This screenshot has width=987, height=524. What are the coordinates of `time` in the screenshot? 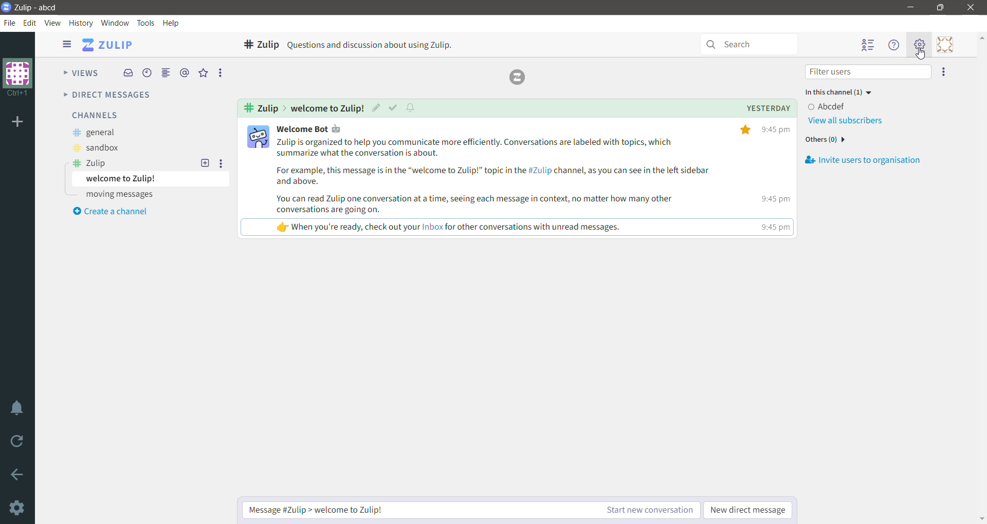 It's located at (776, 177).